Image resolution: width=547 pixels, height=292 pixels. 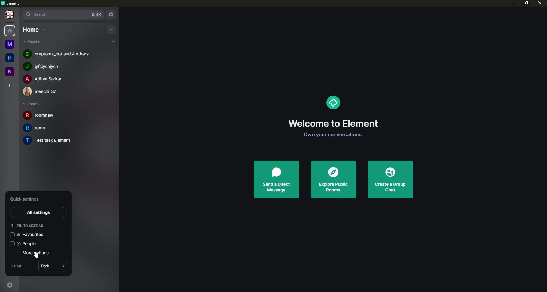 What do you see at coordinates (38, 116) in the screenshot?
I see `room` at bounding box center [38, 116].